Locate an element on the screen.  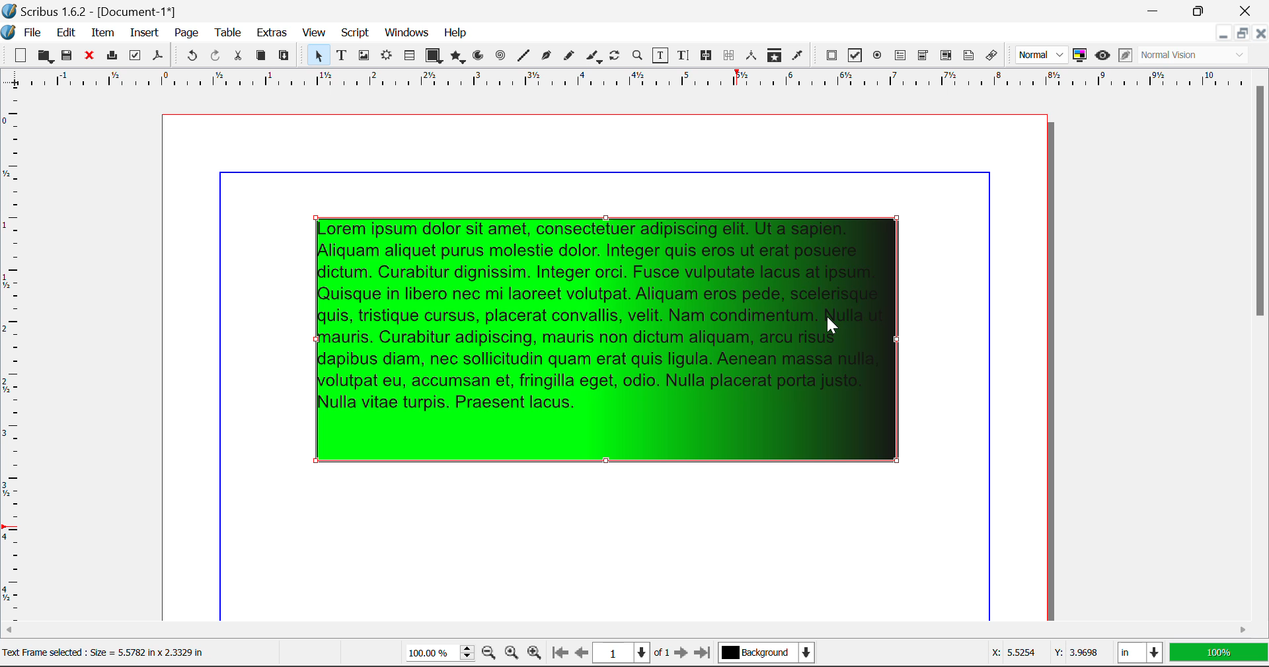
Visual Appearance Type is located at coordinates (1194, 56).